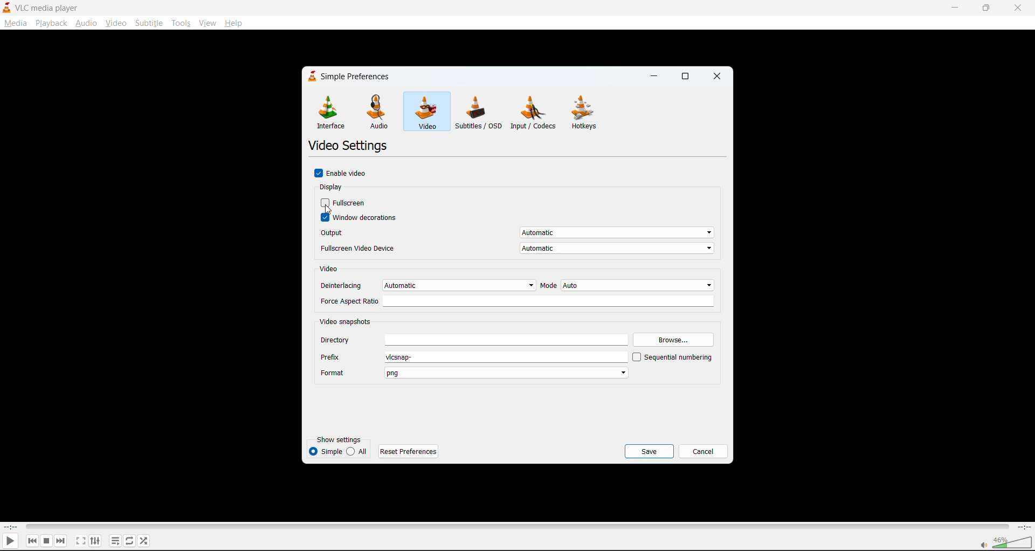 This screenshot has width=1035, height=551. What do you see at coordinates (363, 217) in the screenshot?
I see `window decorations` at bounding box center [363, 217].